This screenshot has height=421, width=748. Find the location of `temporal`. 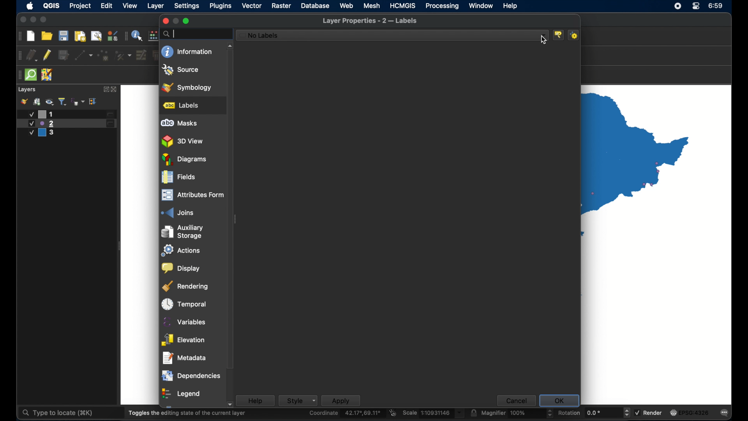

temporal is located at coordinates (184, 304).